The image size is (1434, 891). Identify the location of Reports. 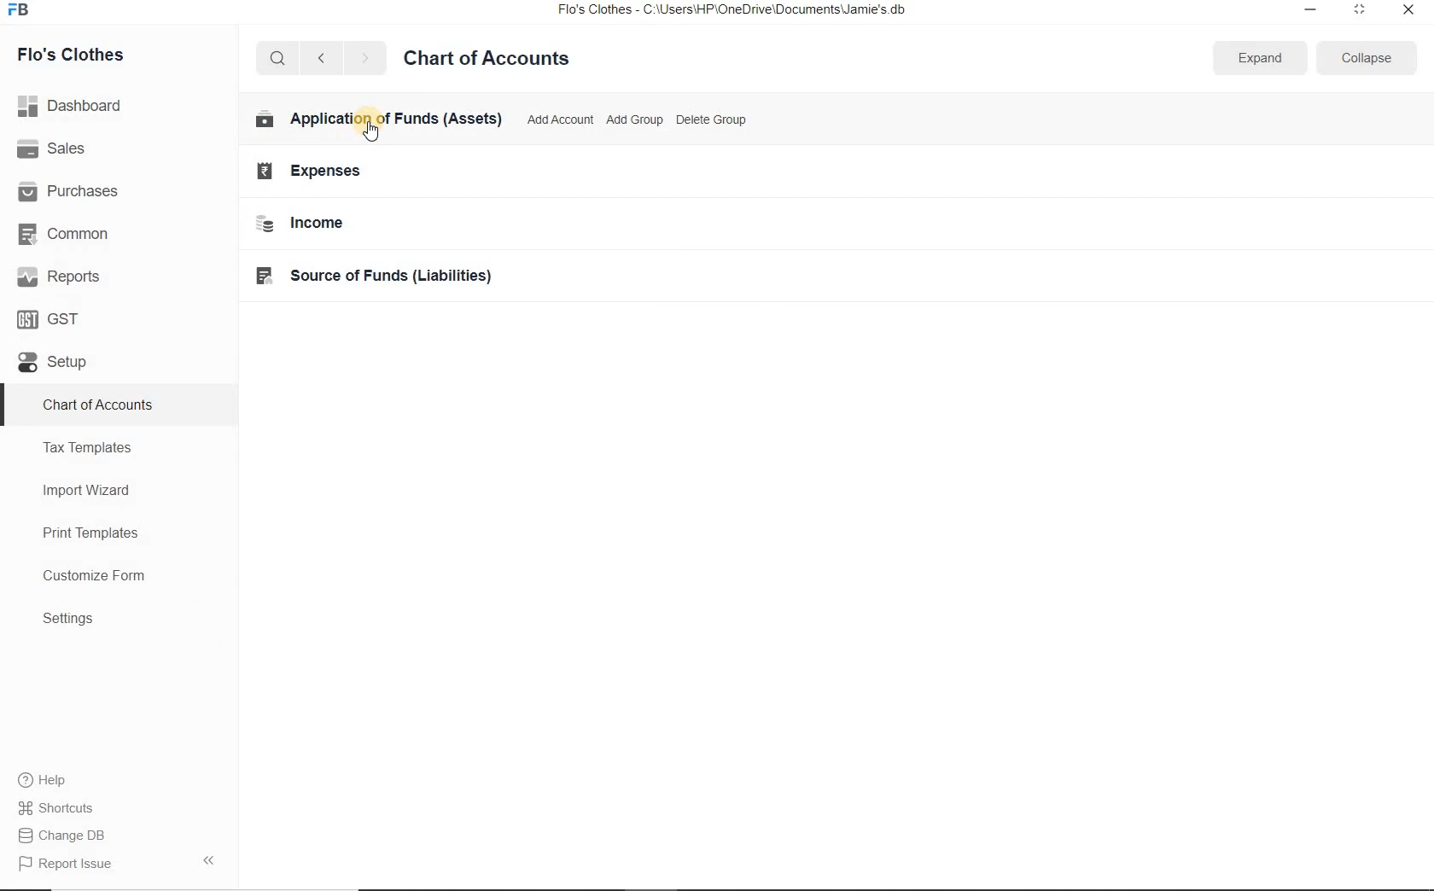
(60, 277).